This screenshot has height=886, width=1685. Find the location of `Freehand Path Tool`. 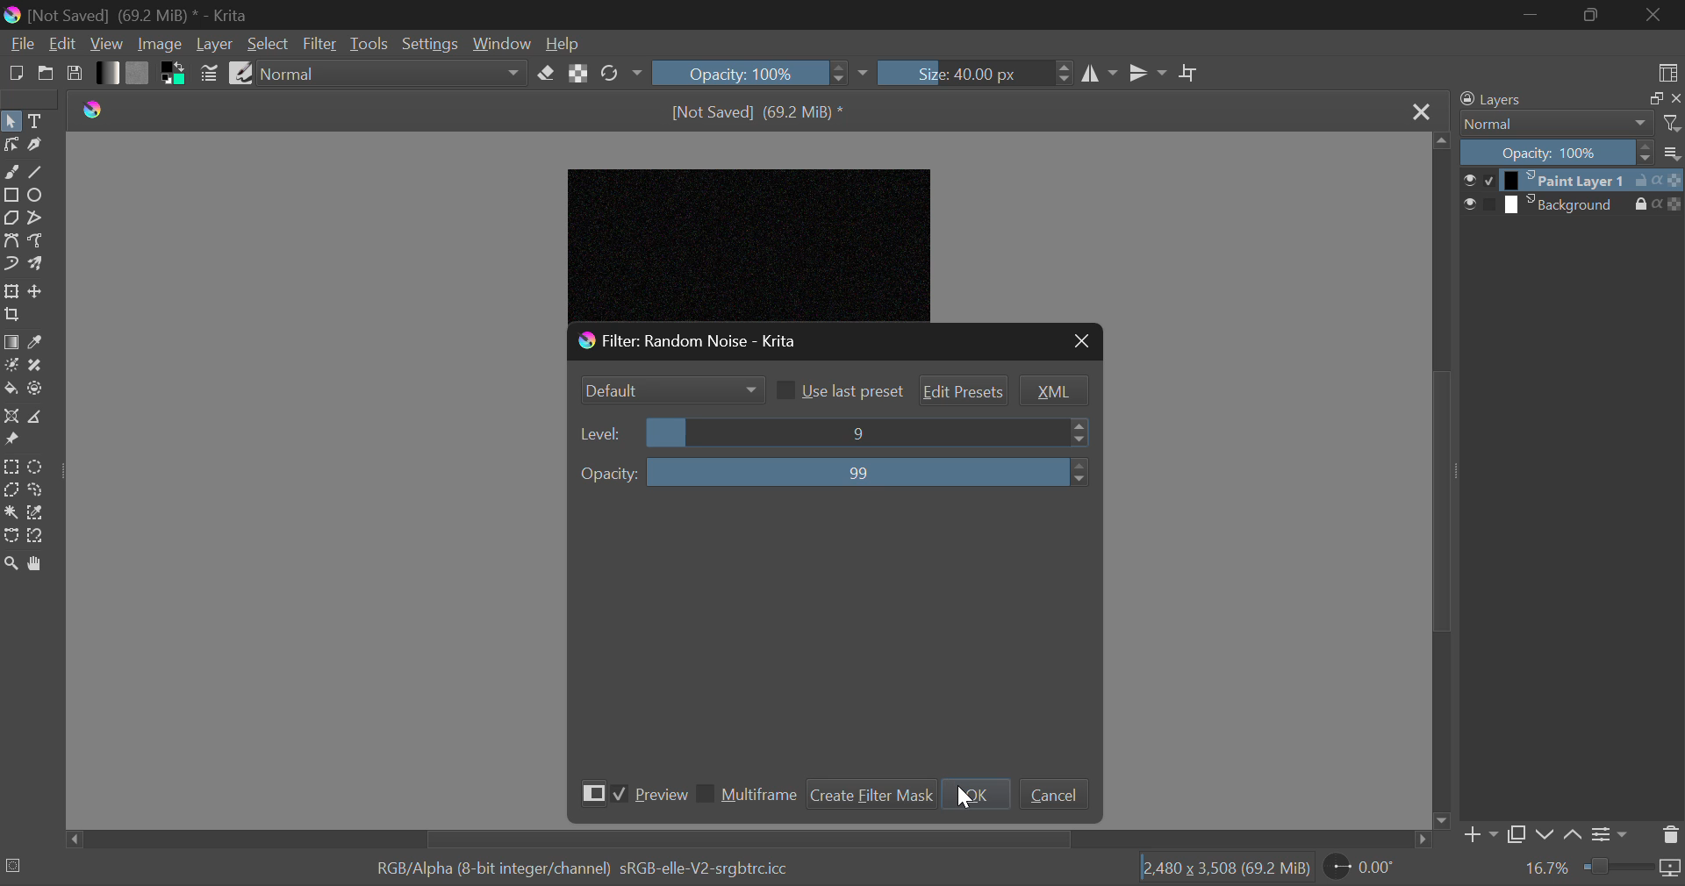

Freehand Path Tool is located at coordinates (36, 242).